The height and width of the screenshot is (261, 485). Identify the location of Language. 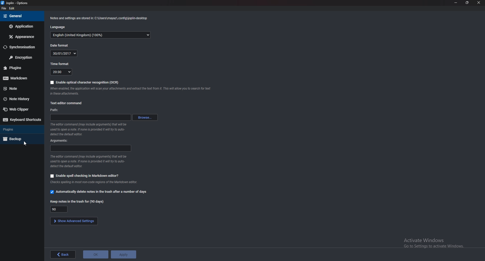
(57, 27).